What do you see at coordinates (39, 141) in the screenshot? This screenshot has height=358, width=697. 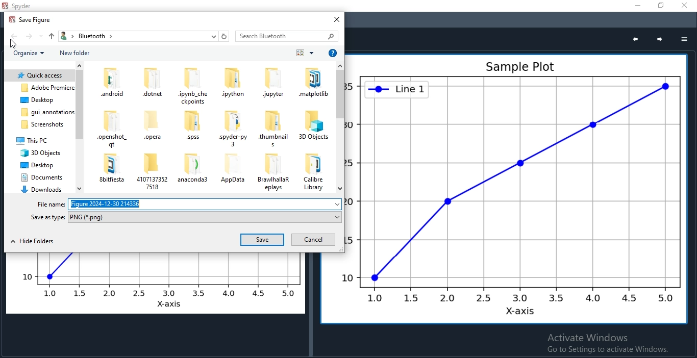 I see `folder 6` at bounding box center [39, 141].